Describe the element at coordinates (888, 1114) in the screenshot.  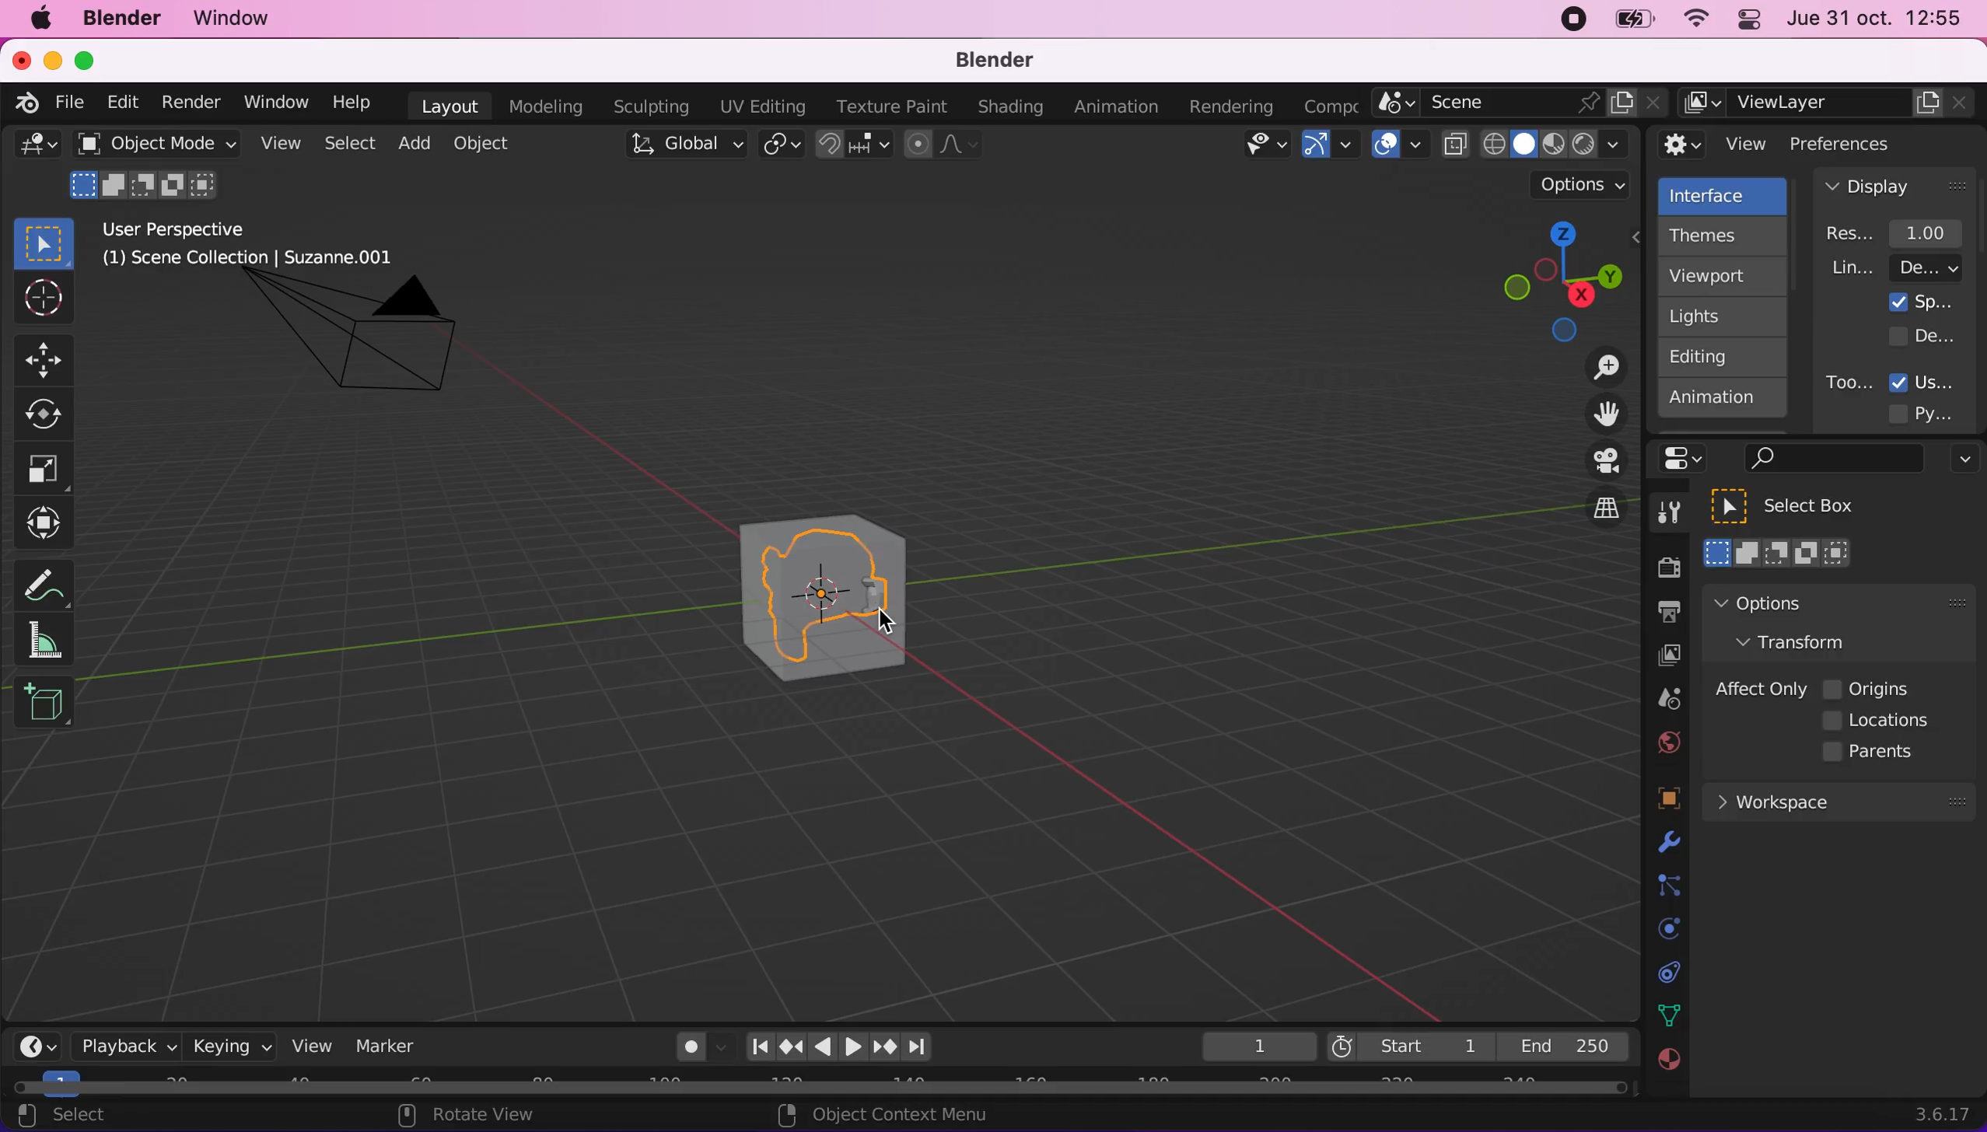
I see `object context menu` at that location.